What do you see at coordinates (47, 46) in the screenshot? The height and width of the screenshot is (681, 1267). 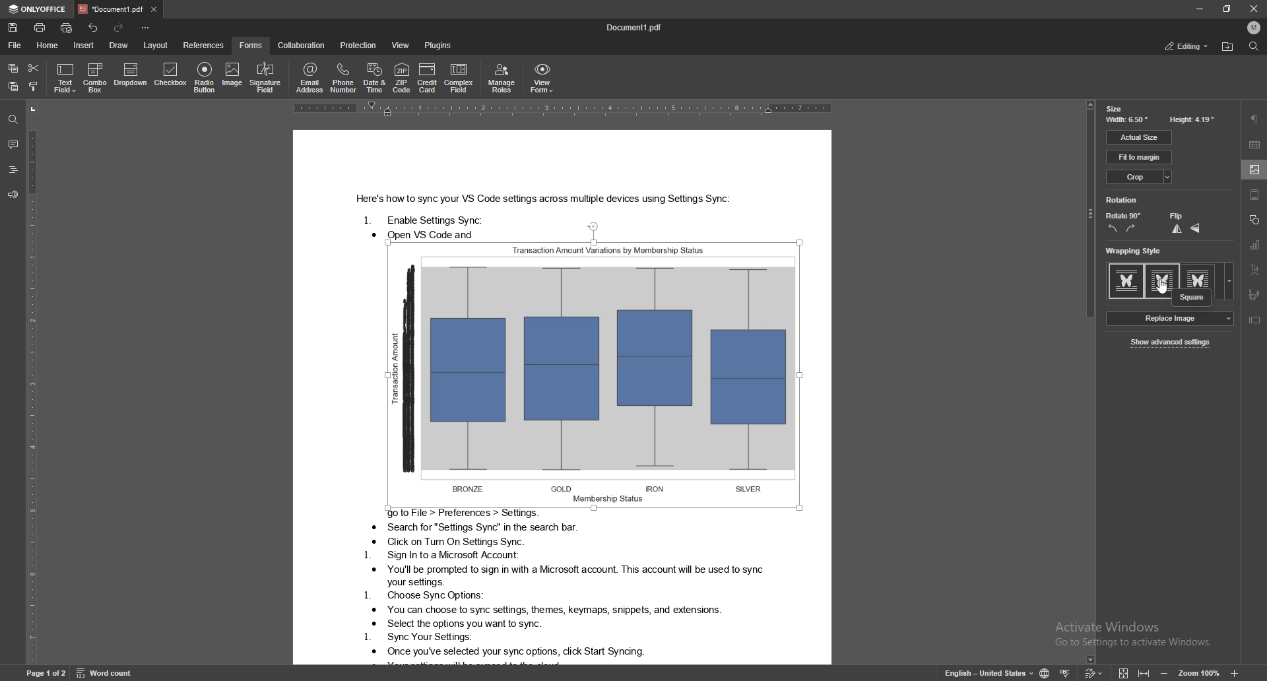 I see `home` at bounding box center [47, 46].